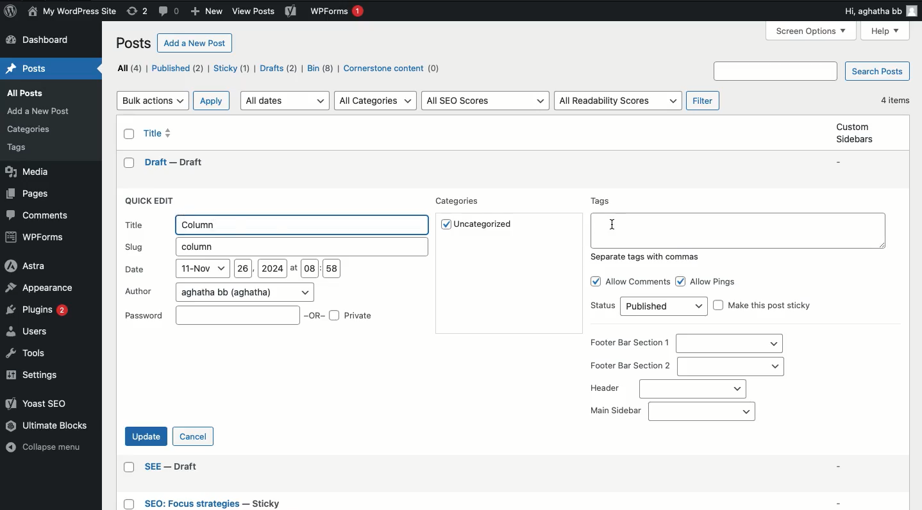 The width and height of the screenshot is (922, 510). I want to click on Date, so click(144, 268).